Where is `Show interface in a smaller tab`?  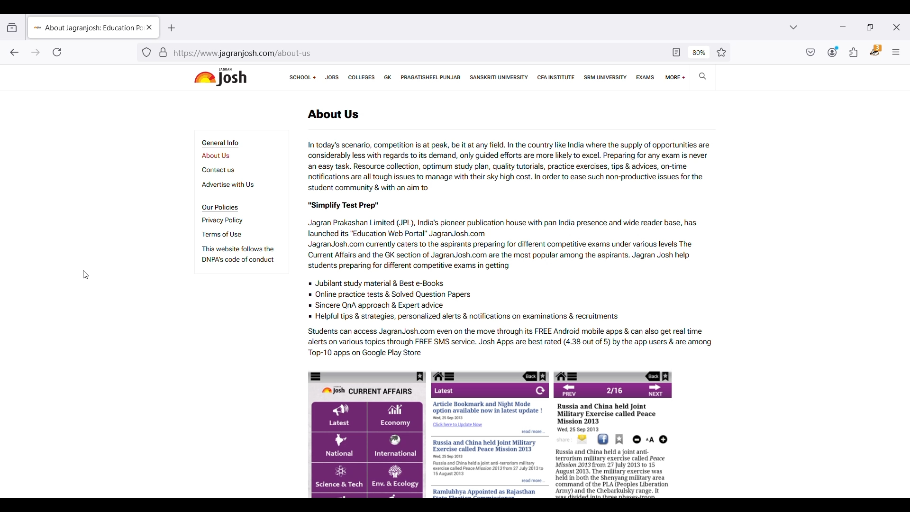
Show interface in a smaller tab is located at coordinates (870, 27).